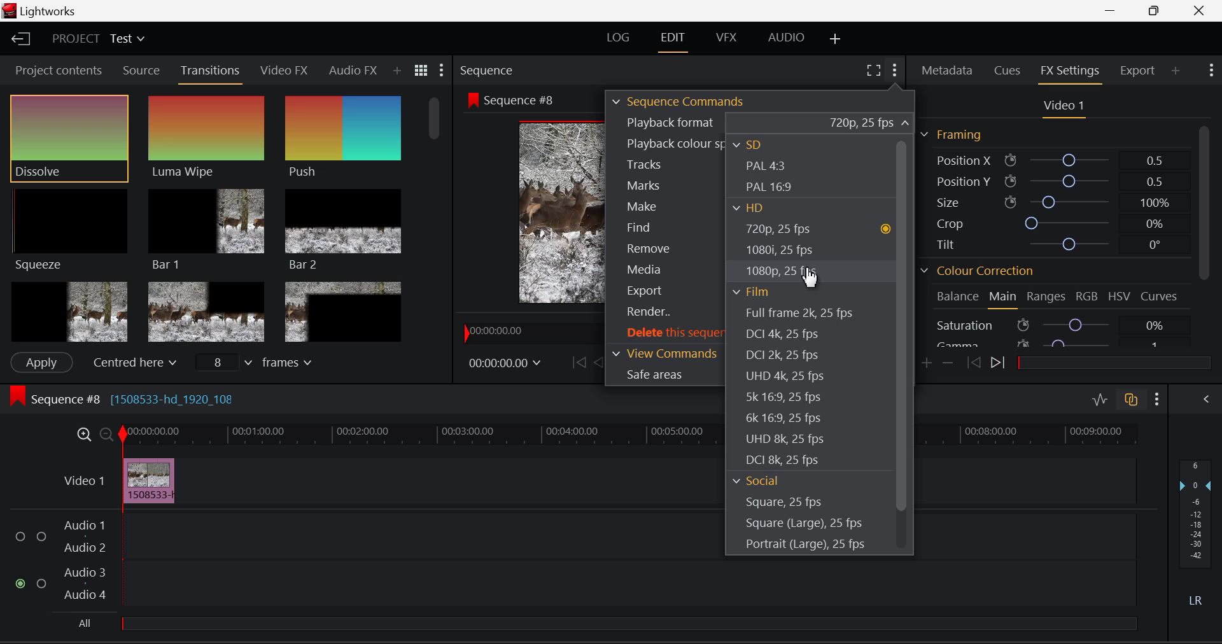  Describe the element at coordinates (665, 375) in the screenshot. I see `Safe areas` at that location.